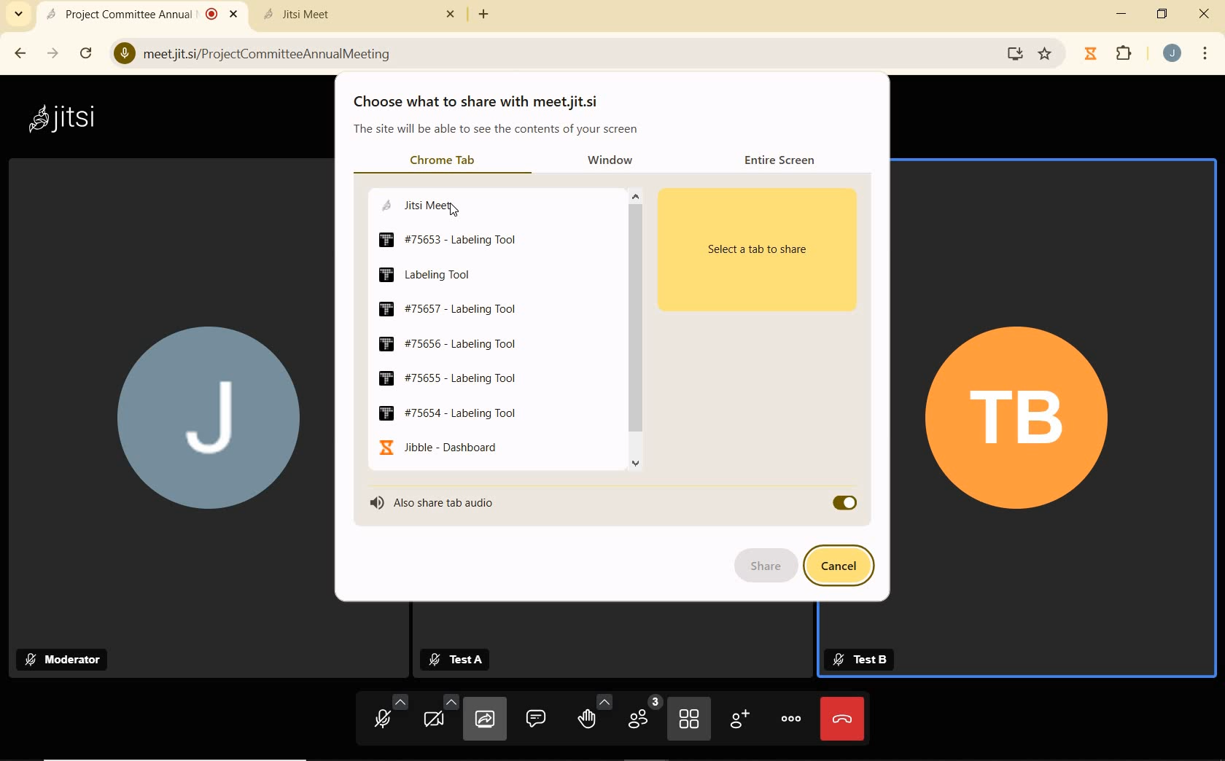  Describe the element at coordinates (462, 660) in the screenshot. I see `Test A` at that location.